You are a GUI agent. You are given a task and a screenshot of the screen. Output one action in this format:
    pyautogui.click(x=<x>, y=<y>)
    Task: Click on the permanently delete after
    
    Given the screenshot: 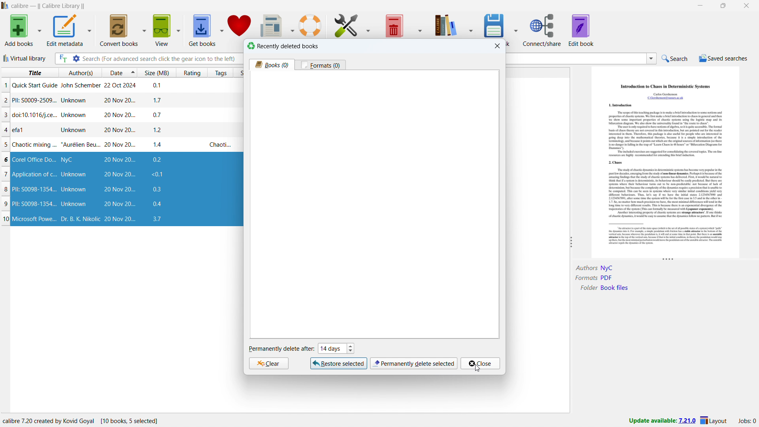 What is the action you would take?
    pyautogui.click(x=281, y=349)
    